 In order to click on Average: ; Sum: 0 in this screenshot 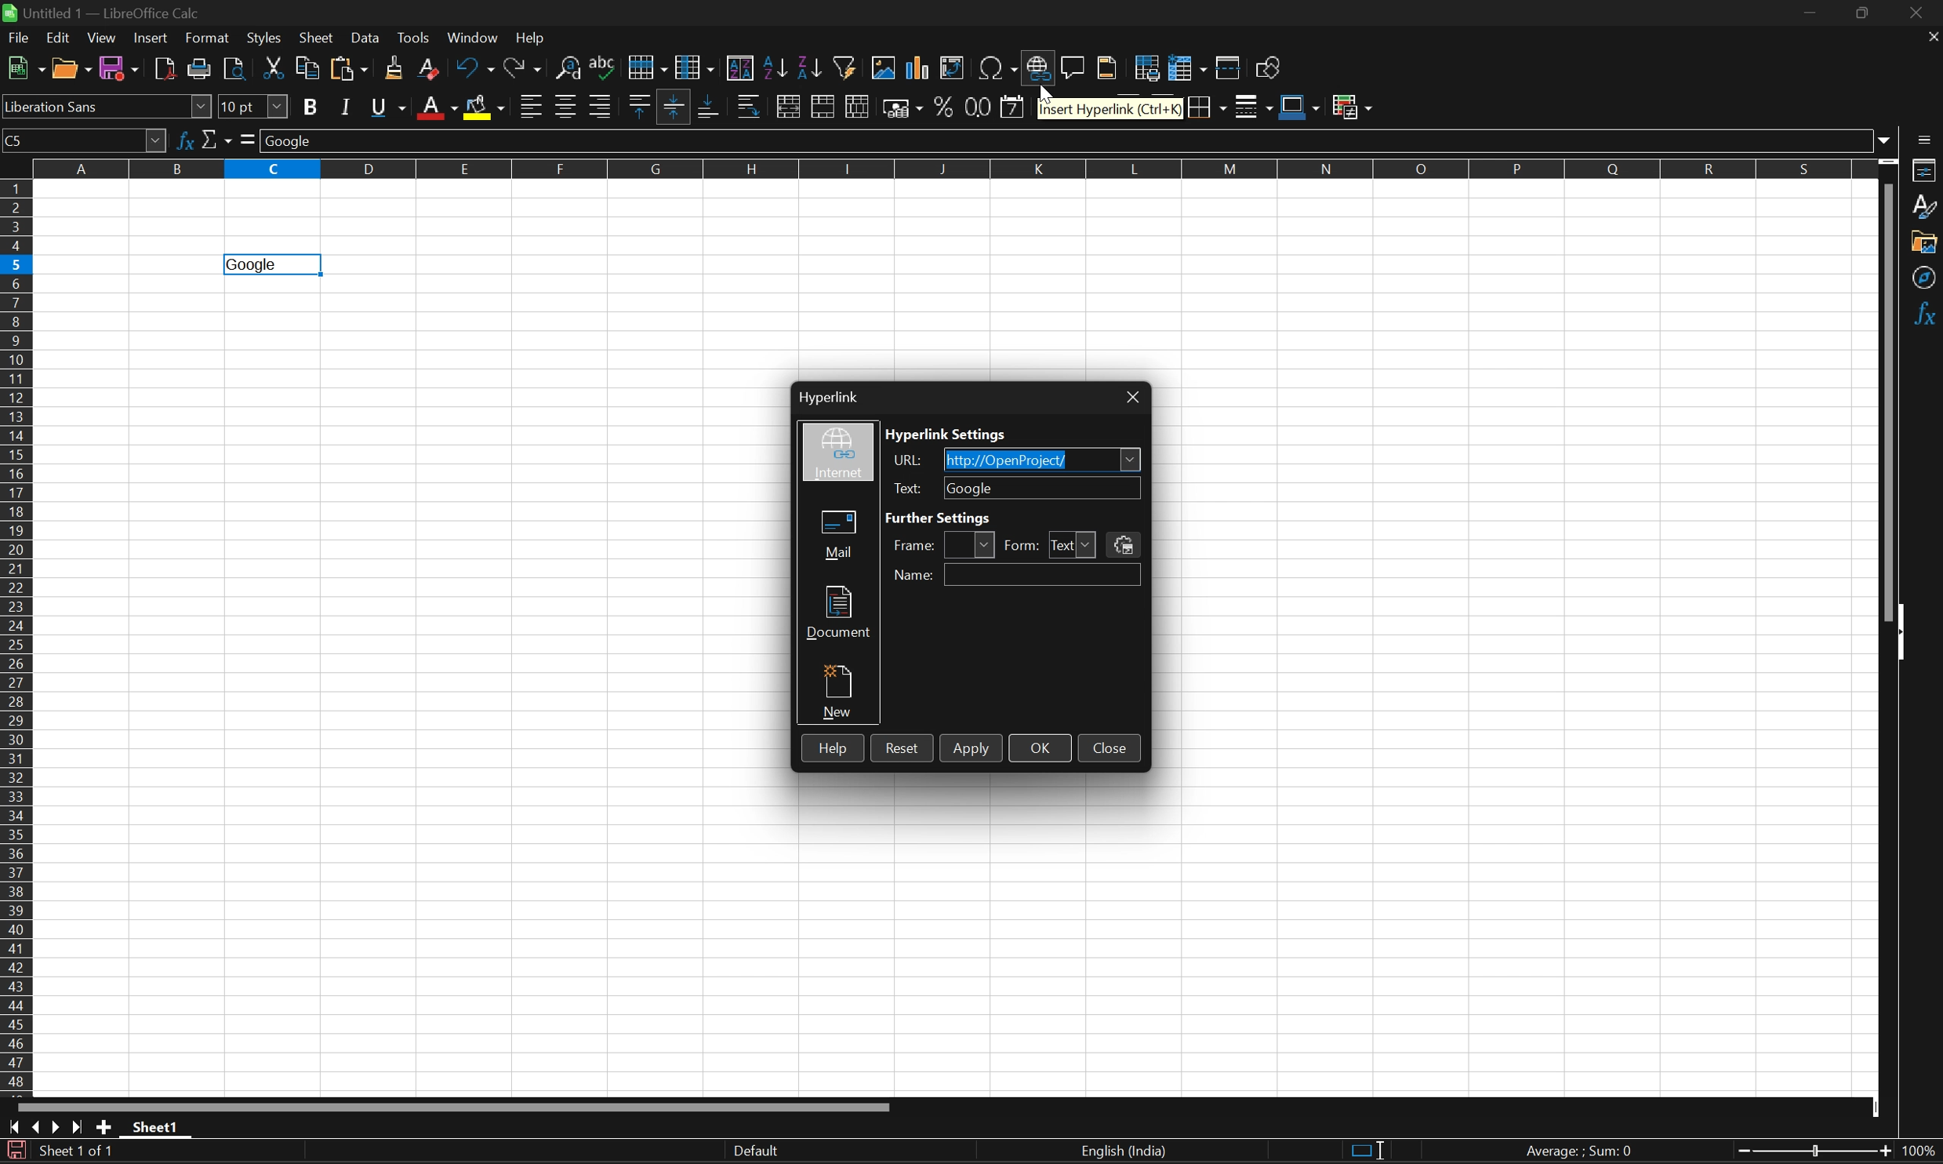, I will do `click(1582, 1152)`.